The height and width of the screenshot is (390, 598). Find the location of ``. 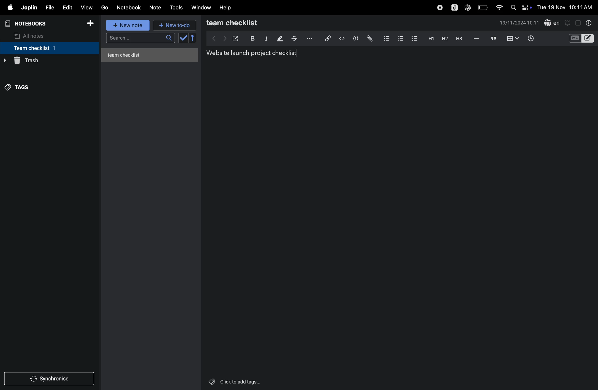

 is located at coordinates (567, 22).